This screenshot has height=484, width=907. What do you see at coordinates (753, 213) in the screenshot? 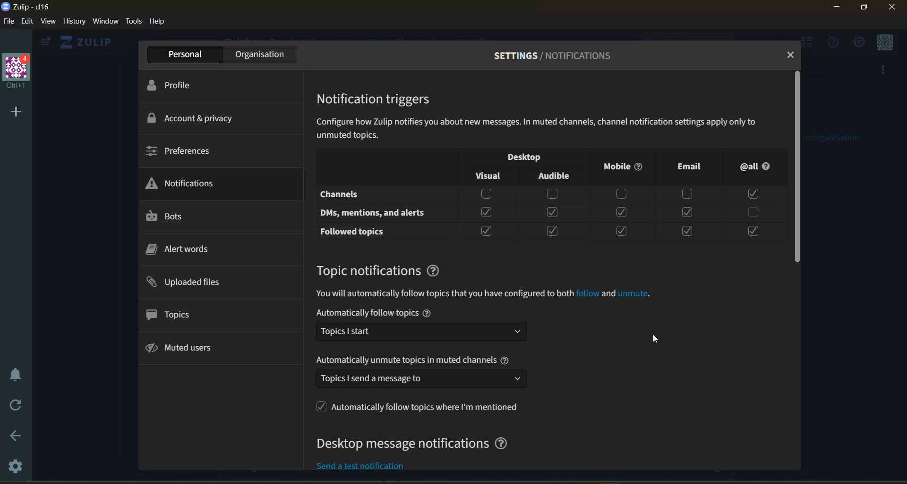
I see `Checkbox` at bounding box center [753, 213].